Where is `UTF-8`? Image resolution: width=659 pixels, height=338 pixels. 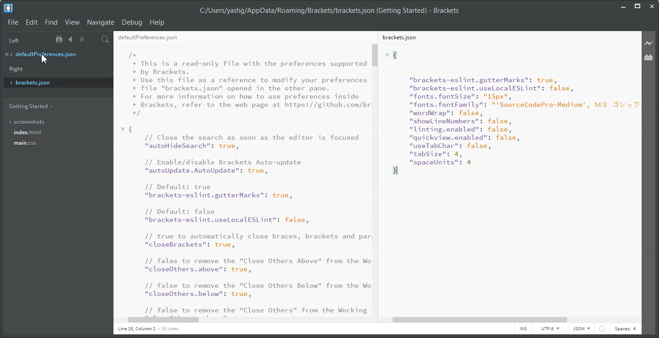
UTF-8 is located at coordinates (550, 329).